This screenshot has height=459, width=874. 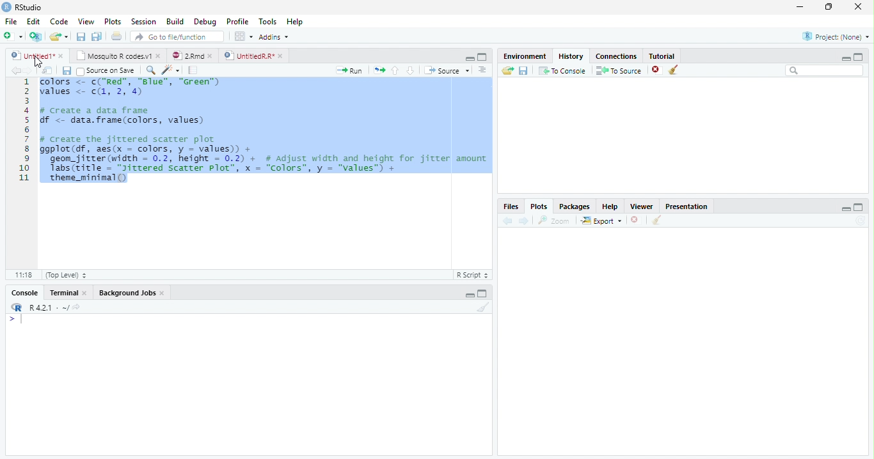 What do you see at coordinates (825, 70) in the screenshot?
I see `Search bar` at bounding box center [825, 70].